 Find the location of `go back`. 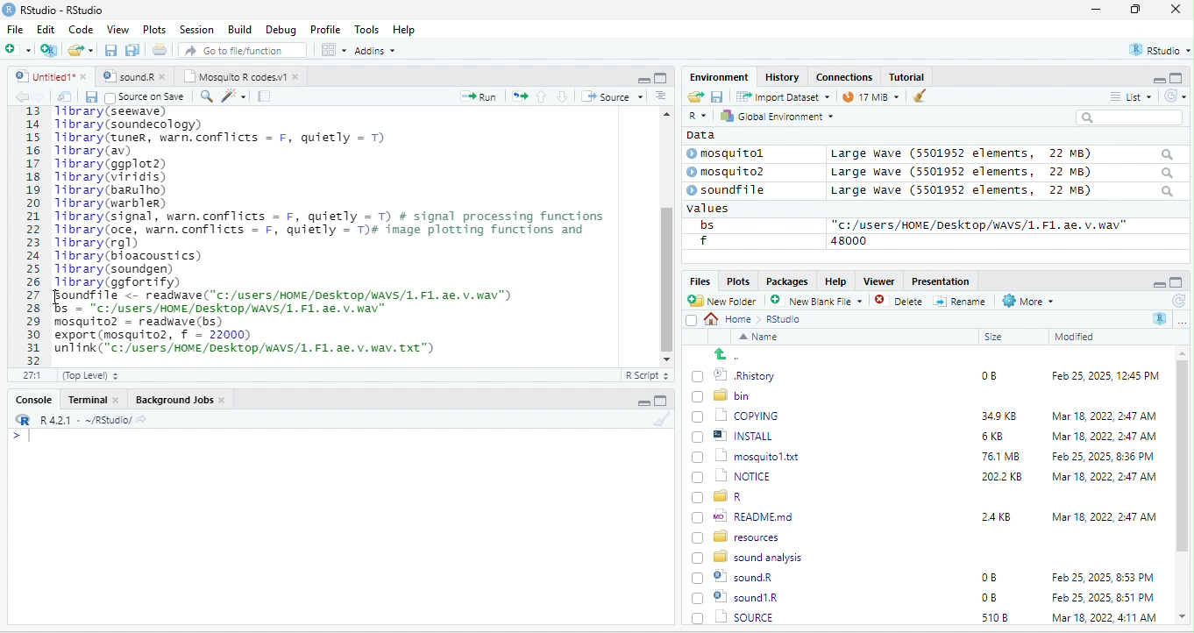

go back is located at coordinates (734, 354).